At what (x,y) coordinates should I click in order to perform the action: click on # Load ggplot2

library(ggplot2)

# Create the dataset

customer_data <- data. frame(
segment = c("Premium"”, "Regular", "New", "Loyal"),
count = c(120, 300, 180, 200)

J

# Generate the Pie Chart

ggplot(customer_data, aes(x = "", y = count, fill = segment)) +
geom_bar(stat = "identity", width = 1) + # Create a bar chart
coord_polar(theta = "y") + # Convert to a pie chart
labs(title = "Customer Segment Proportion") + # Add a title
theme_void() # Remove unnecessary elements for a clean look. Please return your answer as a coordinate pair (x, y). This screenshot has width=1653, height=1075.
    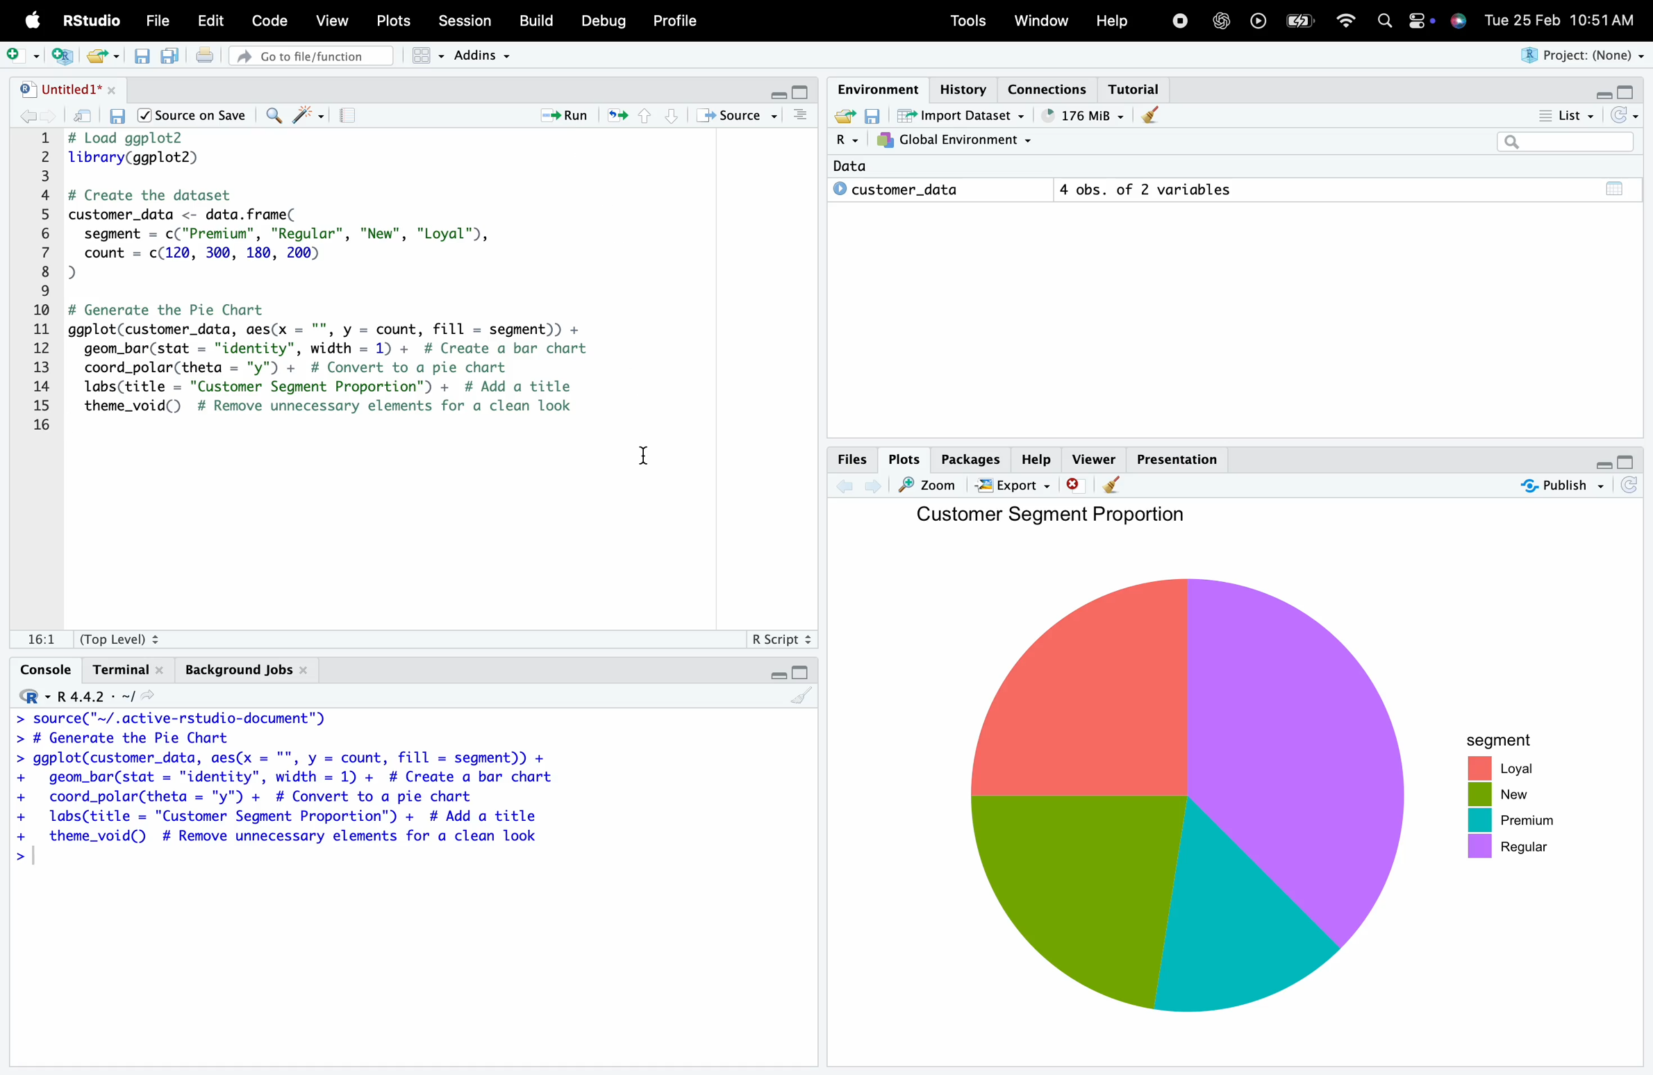
    Looking at the image, I should click on (383, 282).